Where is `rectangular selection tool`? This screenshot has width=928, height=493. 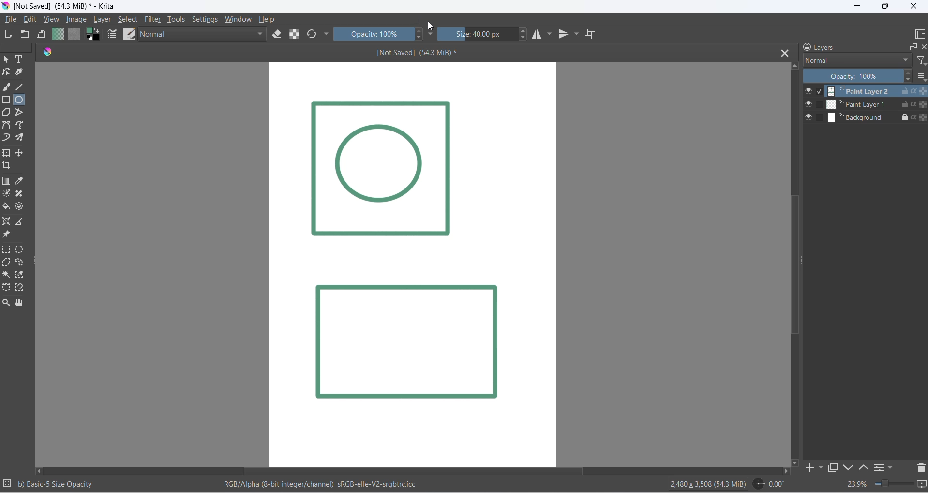
rectangular selection tool is located at coordinates (6, 250).